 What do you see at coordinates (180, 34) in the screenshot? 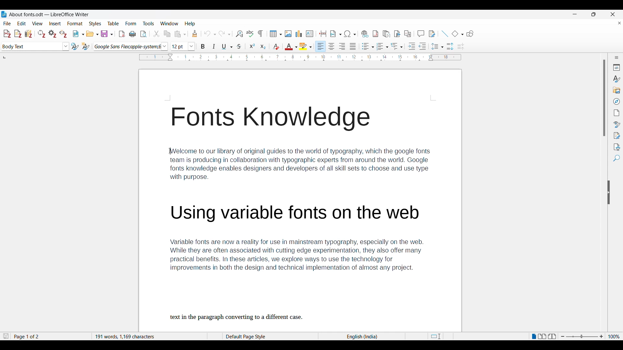
I see `Paste` at bounding box center [180, 34].